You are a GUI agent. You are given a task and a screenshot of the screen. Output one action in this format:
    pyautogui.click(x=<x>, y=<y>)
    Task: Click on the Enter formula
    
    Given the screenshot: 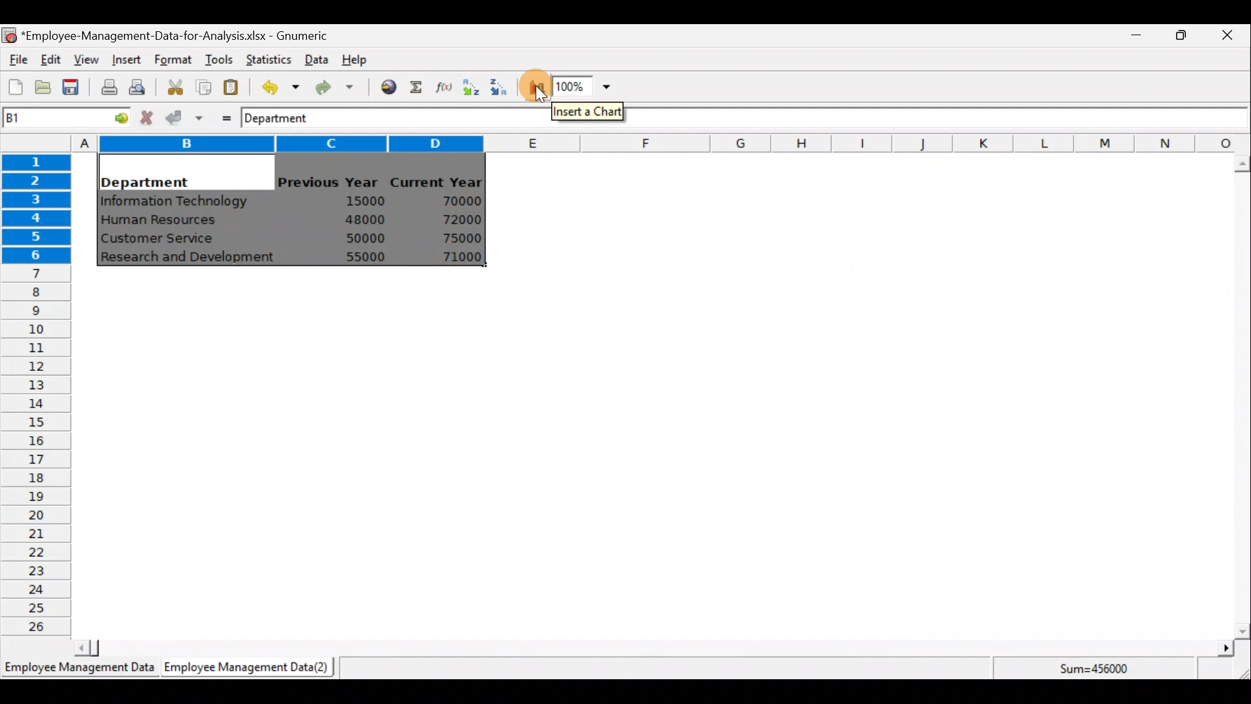 What is the action you would take?
    pyautogui.click(x=223, y=115)
    